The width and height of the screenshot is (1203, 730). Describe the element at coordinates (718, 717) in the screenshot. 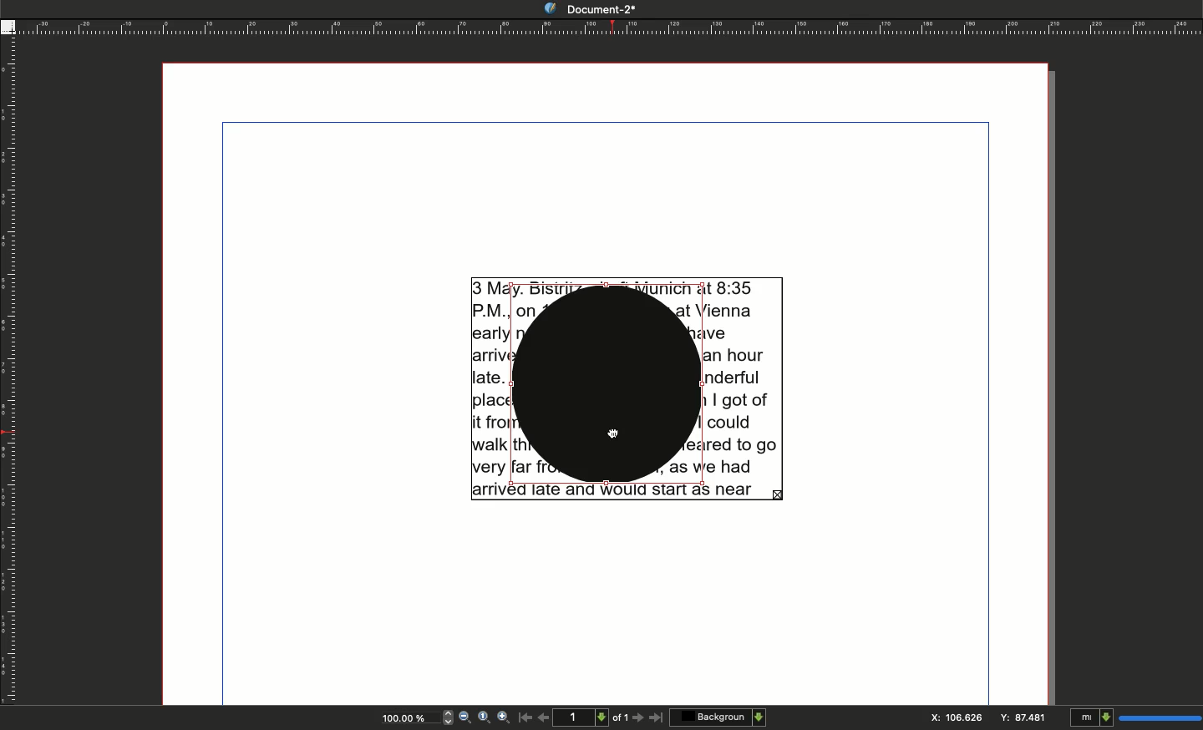

I see `Background` at that location.